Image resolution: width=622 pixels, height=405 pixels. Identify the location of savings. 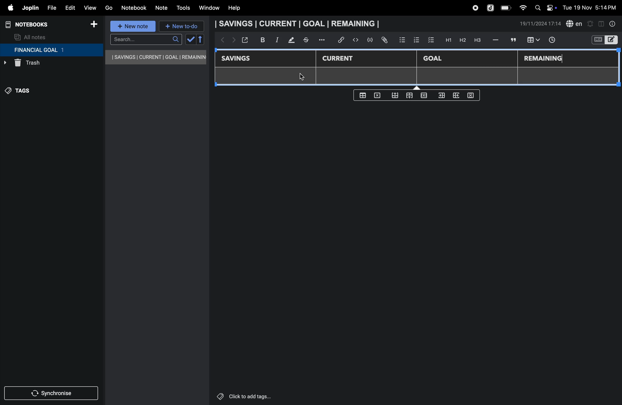
(240, 59).